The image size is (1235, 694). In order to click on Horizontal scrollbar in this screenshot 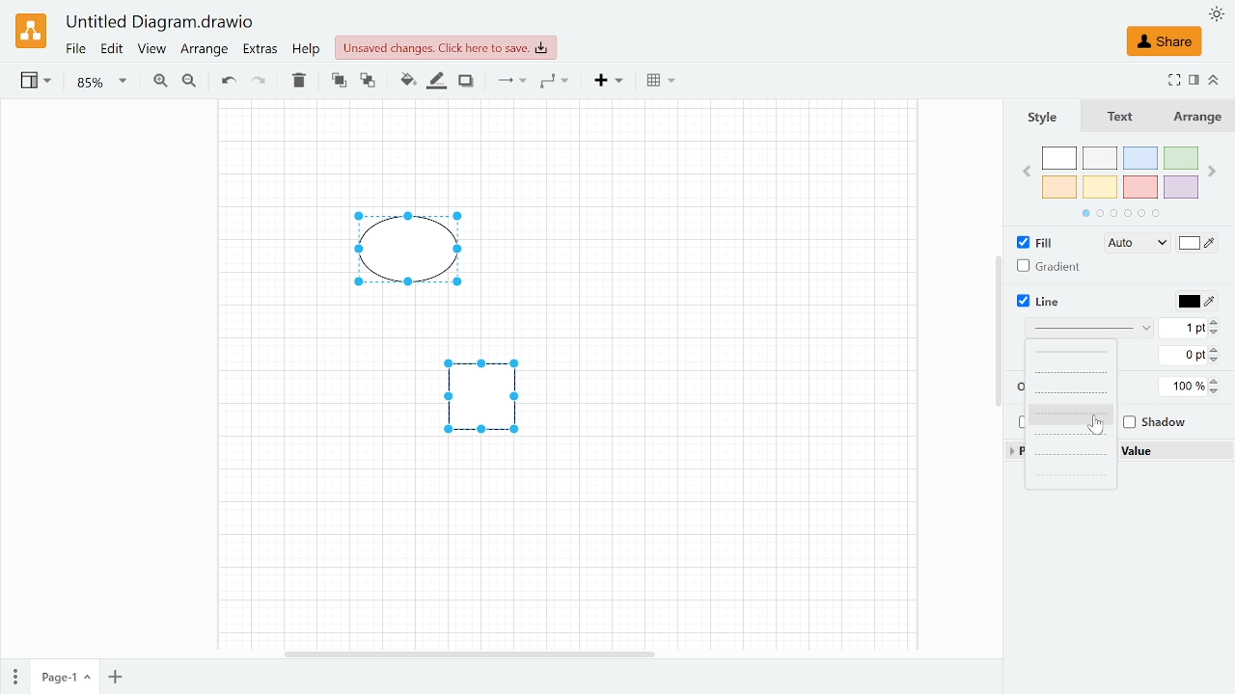, I will do `click(468, 652)`.